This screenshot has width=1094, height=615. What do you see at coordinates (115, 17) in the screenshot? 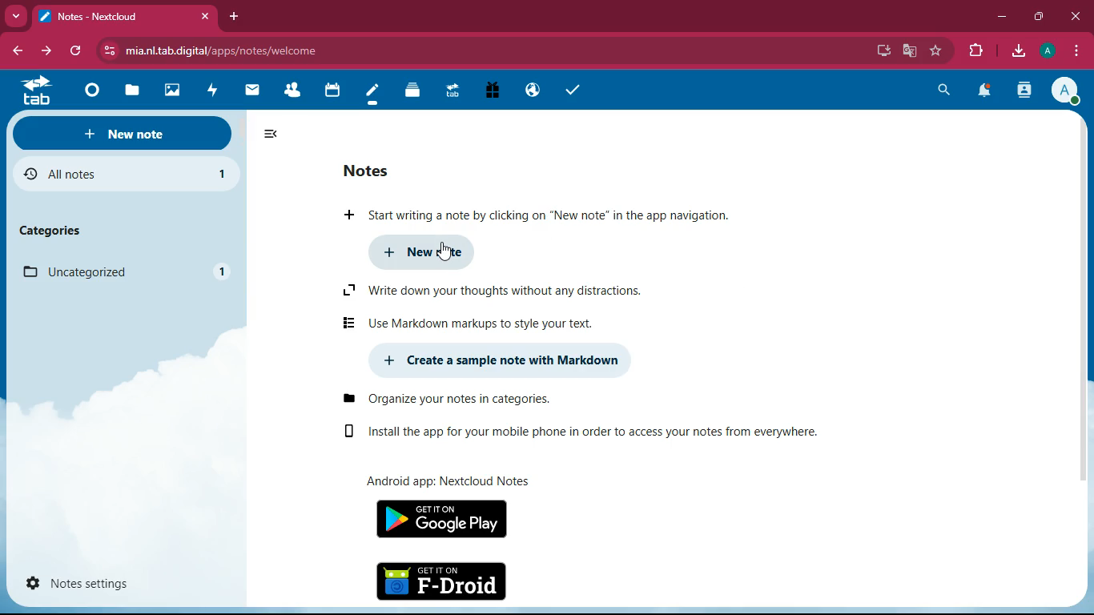
I see `tab` at bounding box center [115, 17].